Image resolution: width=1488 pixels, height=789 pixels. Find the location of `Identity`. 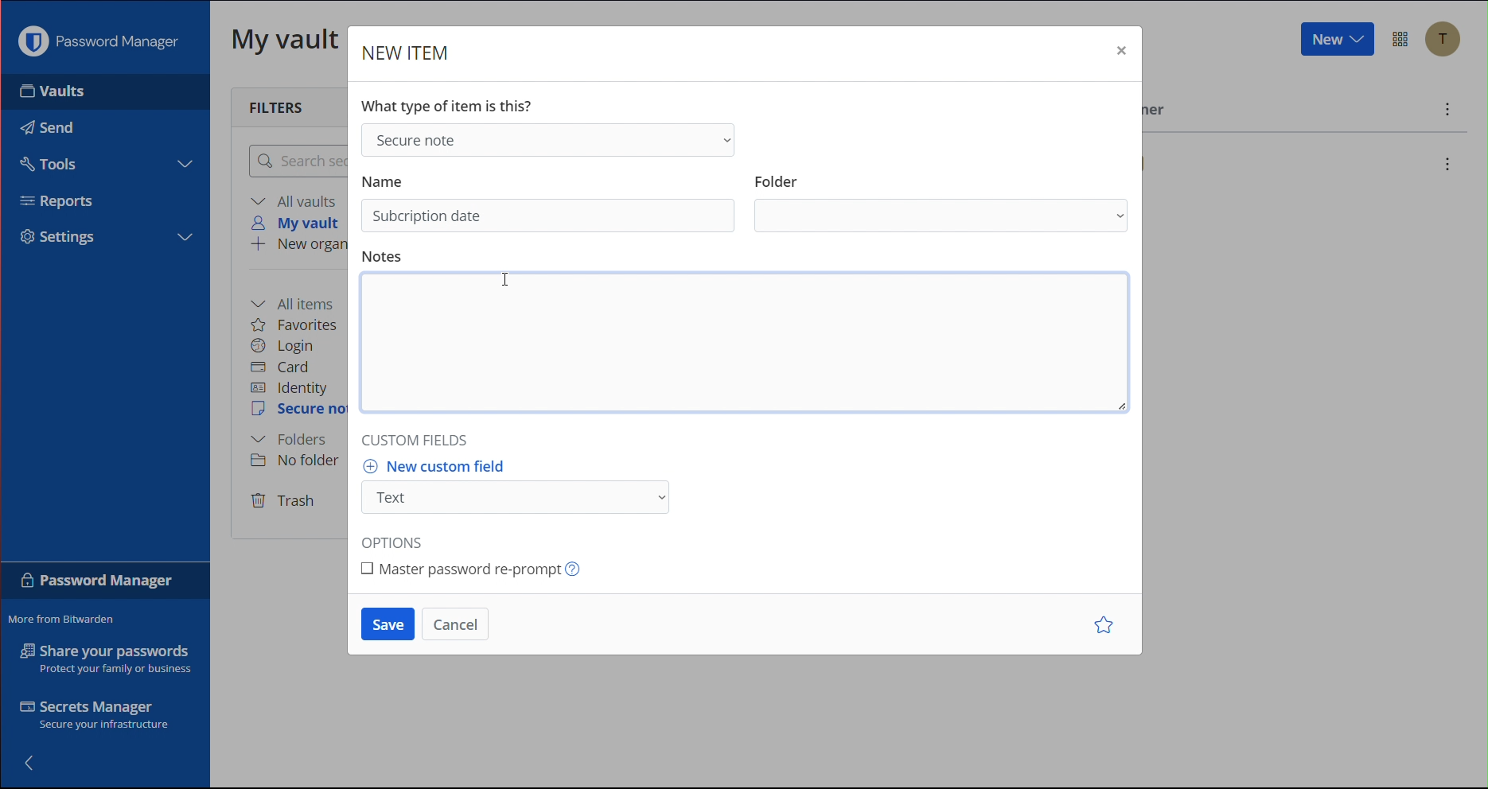

Identity is located at coordinates (290, 389).